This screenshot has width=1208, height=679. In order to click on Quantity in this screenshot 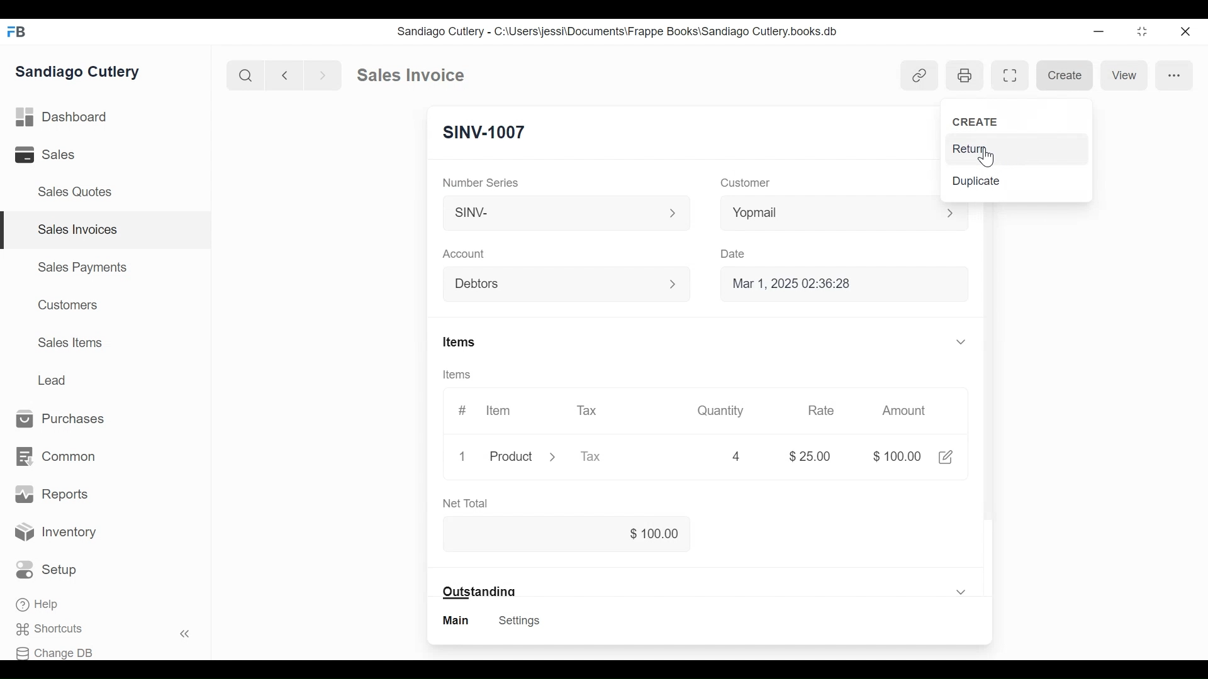, I will do `click(720, 411)`.